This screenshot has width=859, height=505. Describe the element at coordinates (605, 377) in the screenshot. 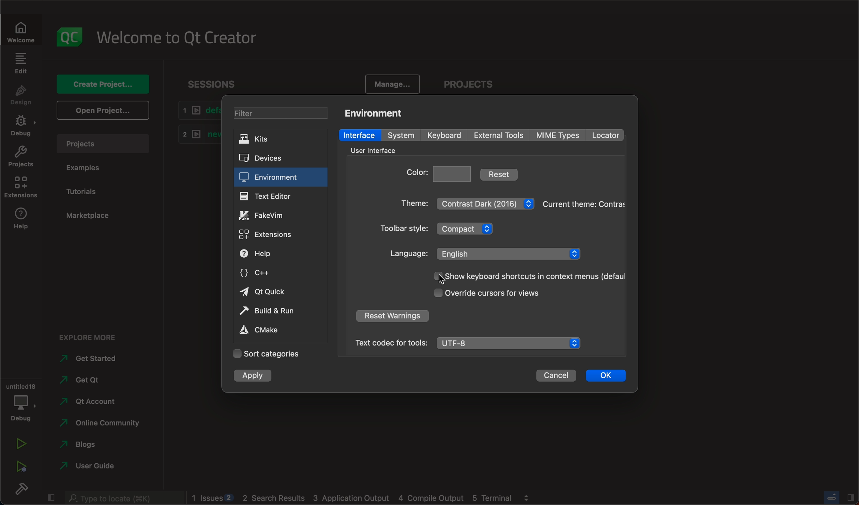

I see `ok` at that location.